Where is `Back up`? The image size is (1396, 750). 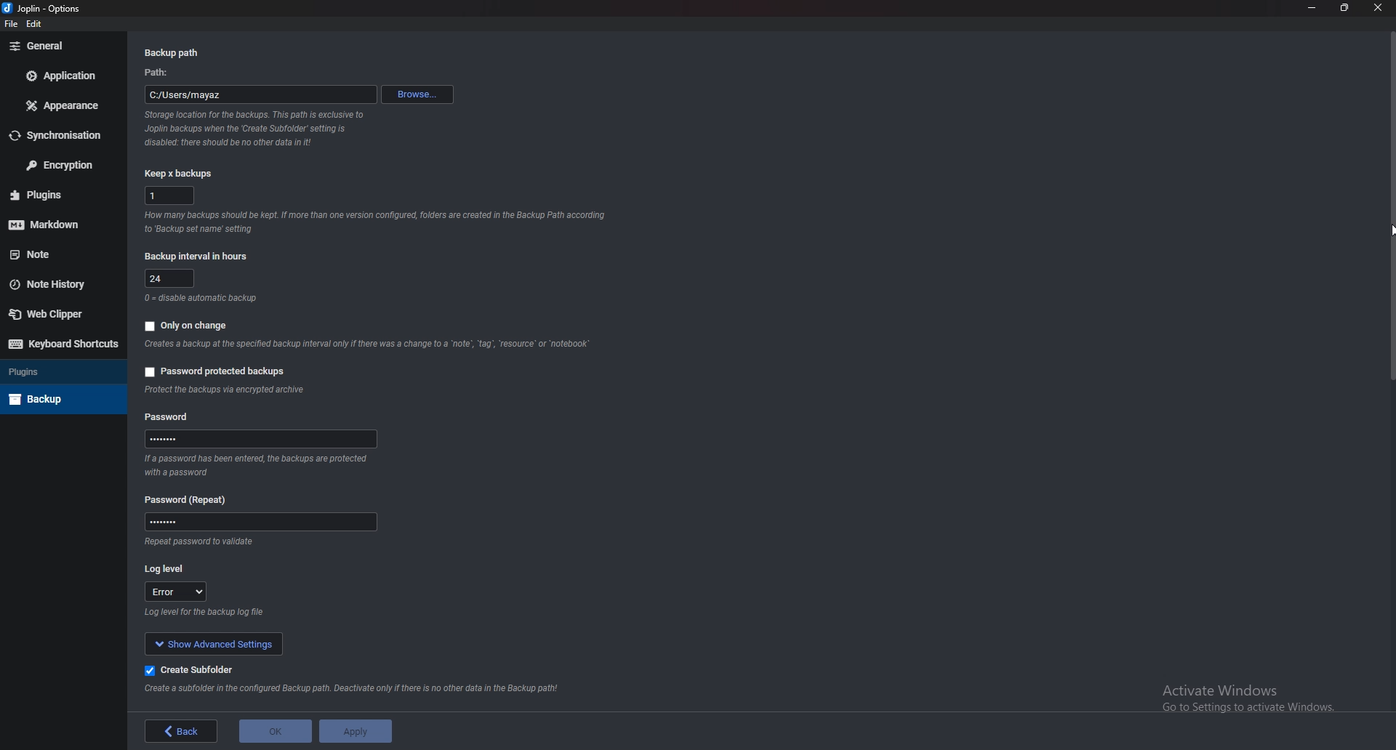
Back up is located at coordinates (60, 398).